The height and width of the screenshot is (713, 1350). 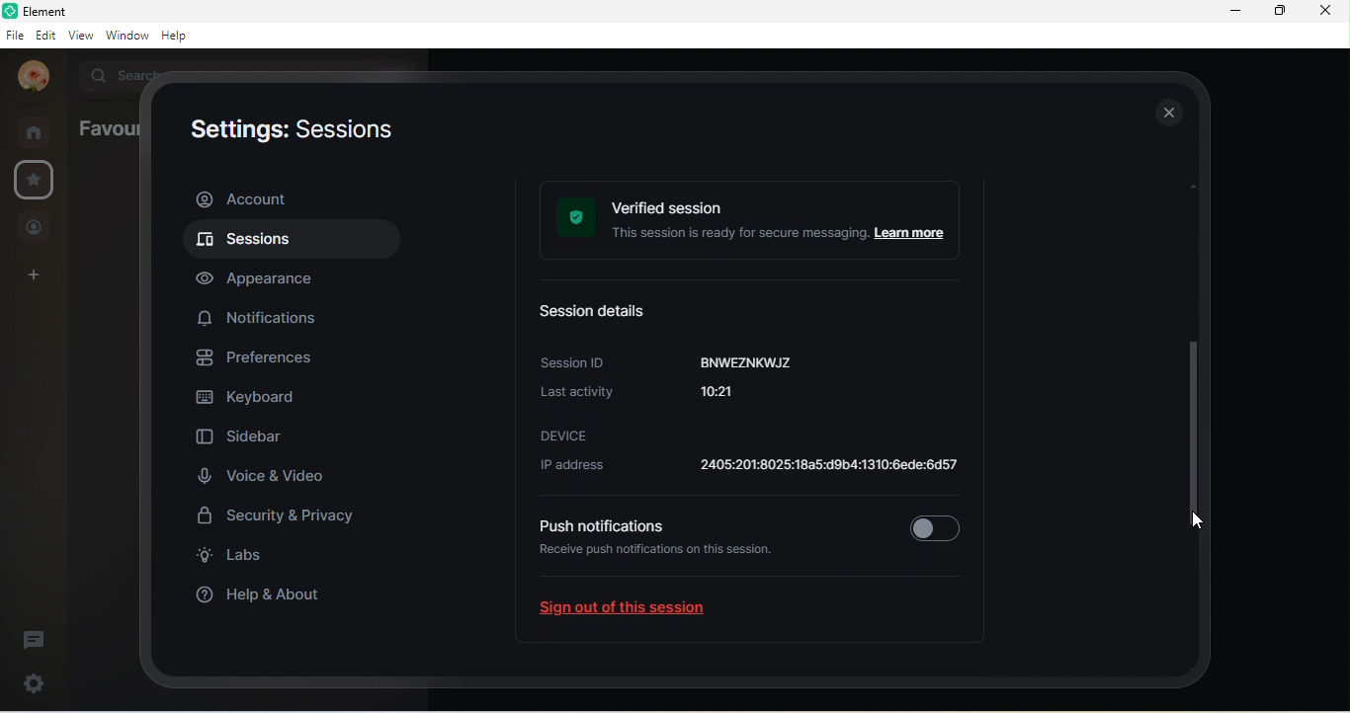 I want to click on device, so click(x=565, y=435).